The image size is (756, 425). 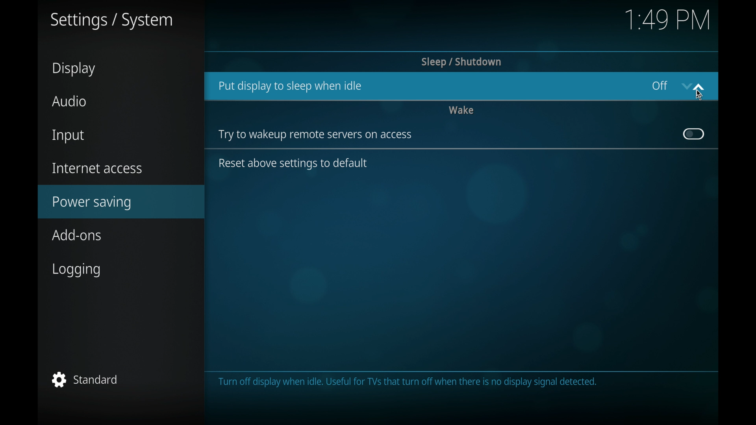 What do you see at coordinates (111, 21) in the screenshot?
I see `settings` at bounding box center [111, 21].